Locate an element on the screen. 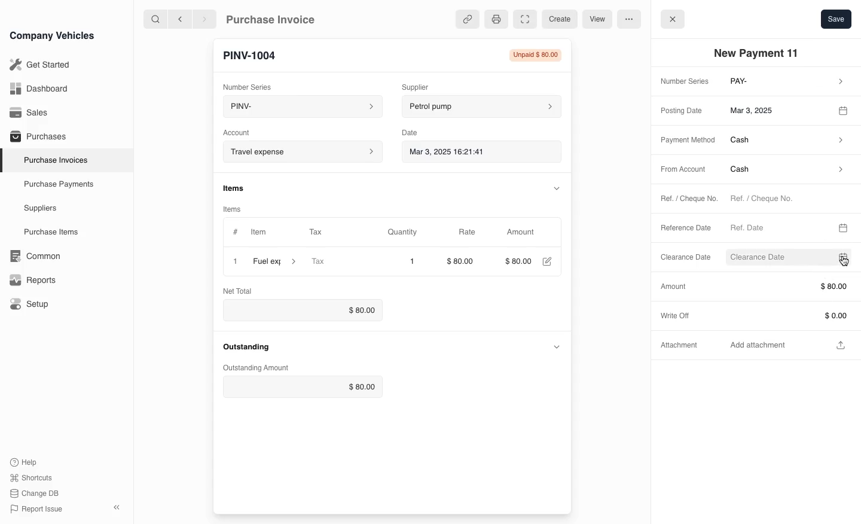  Item is located at coordinates (251, 233).